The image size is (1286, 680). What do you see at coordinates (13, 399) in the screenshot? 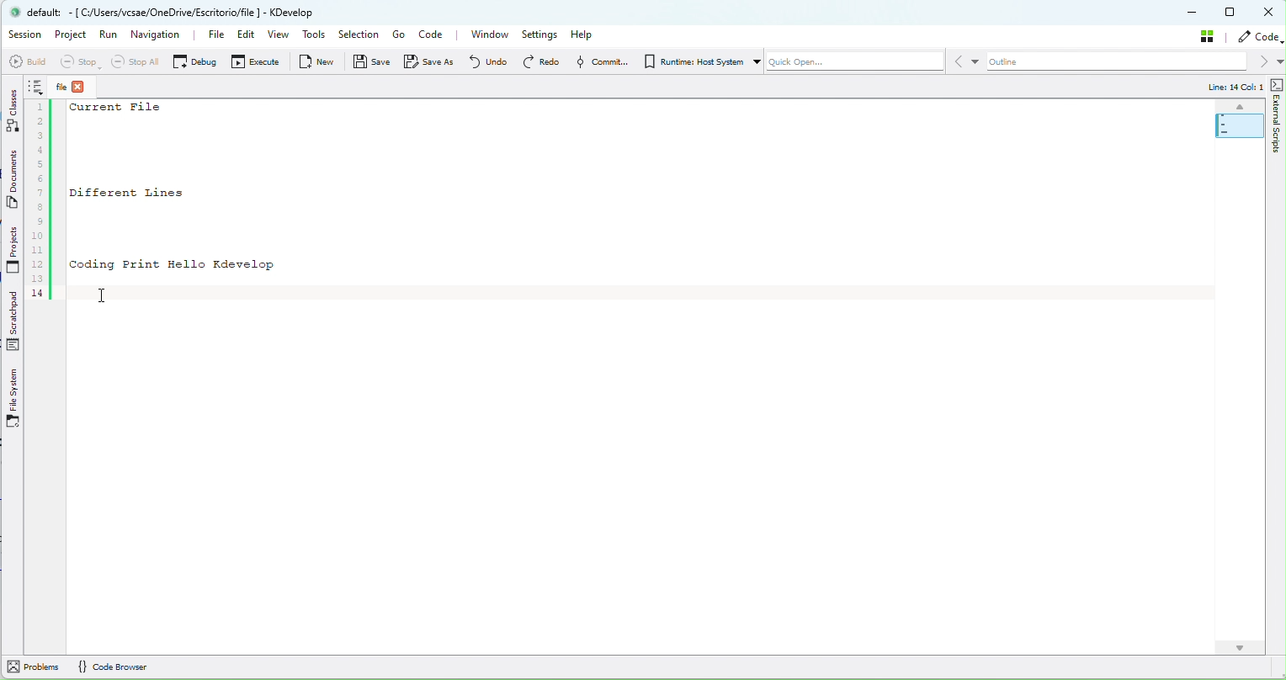
I see `File System` at bounding box center [13, 399].